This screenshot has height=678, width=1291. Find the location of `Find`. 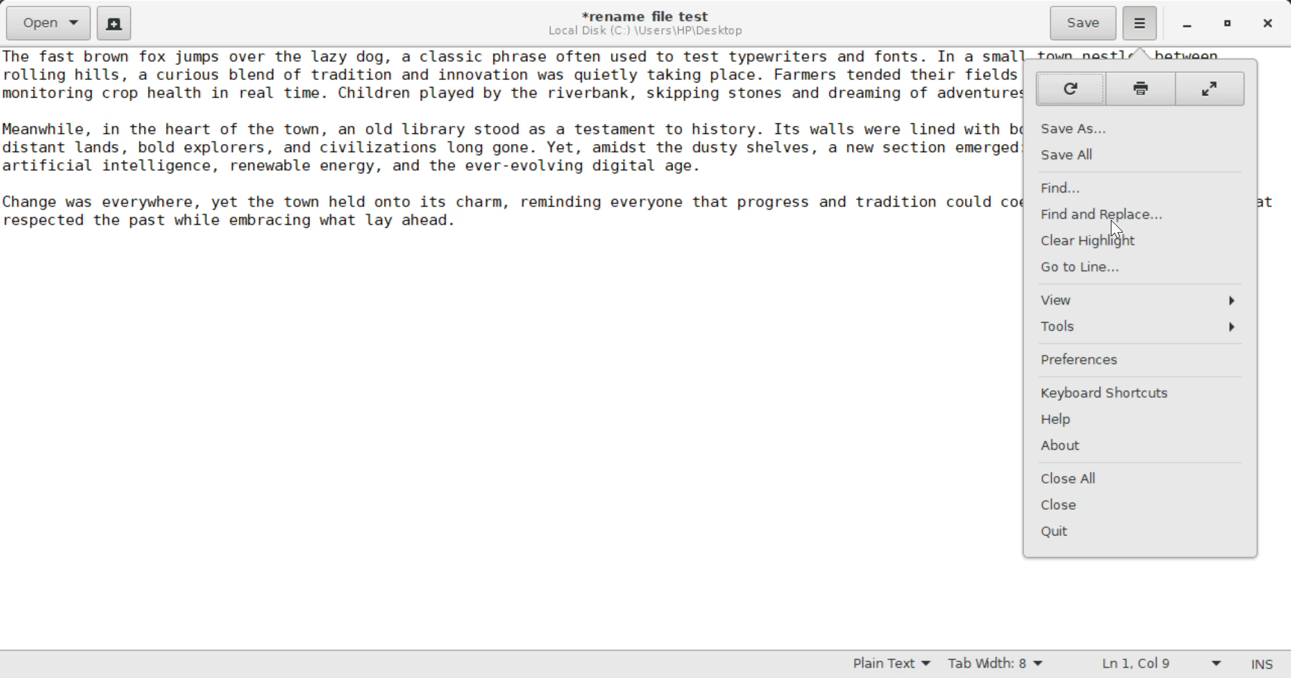

Find is located at coordinates (1134, 188).